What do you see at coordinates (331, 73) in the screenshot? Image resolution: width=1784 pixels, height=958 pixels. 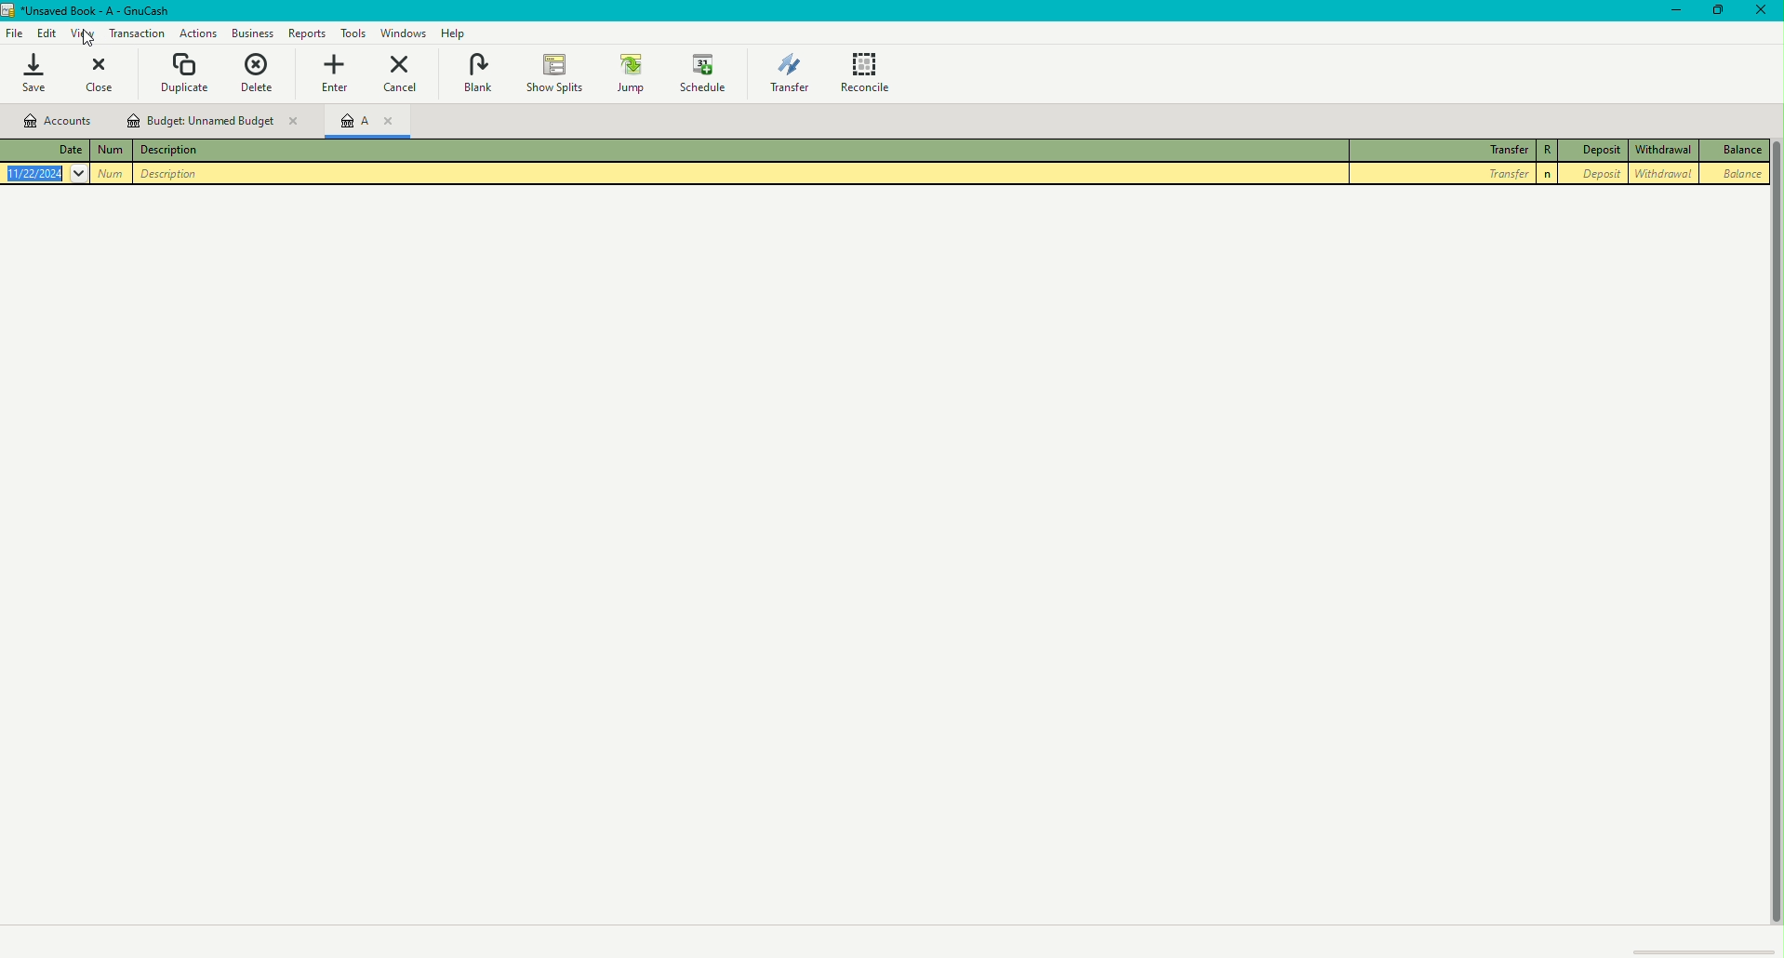 I see `Enter` at bounding box center [331, 73].